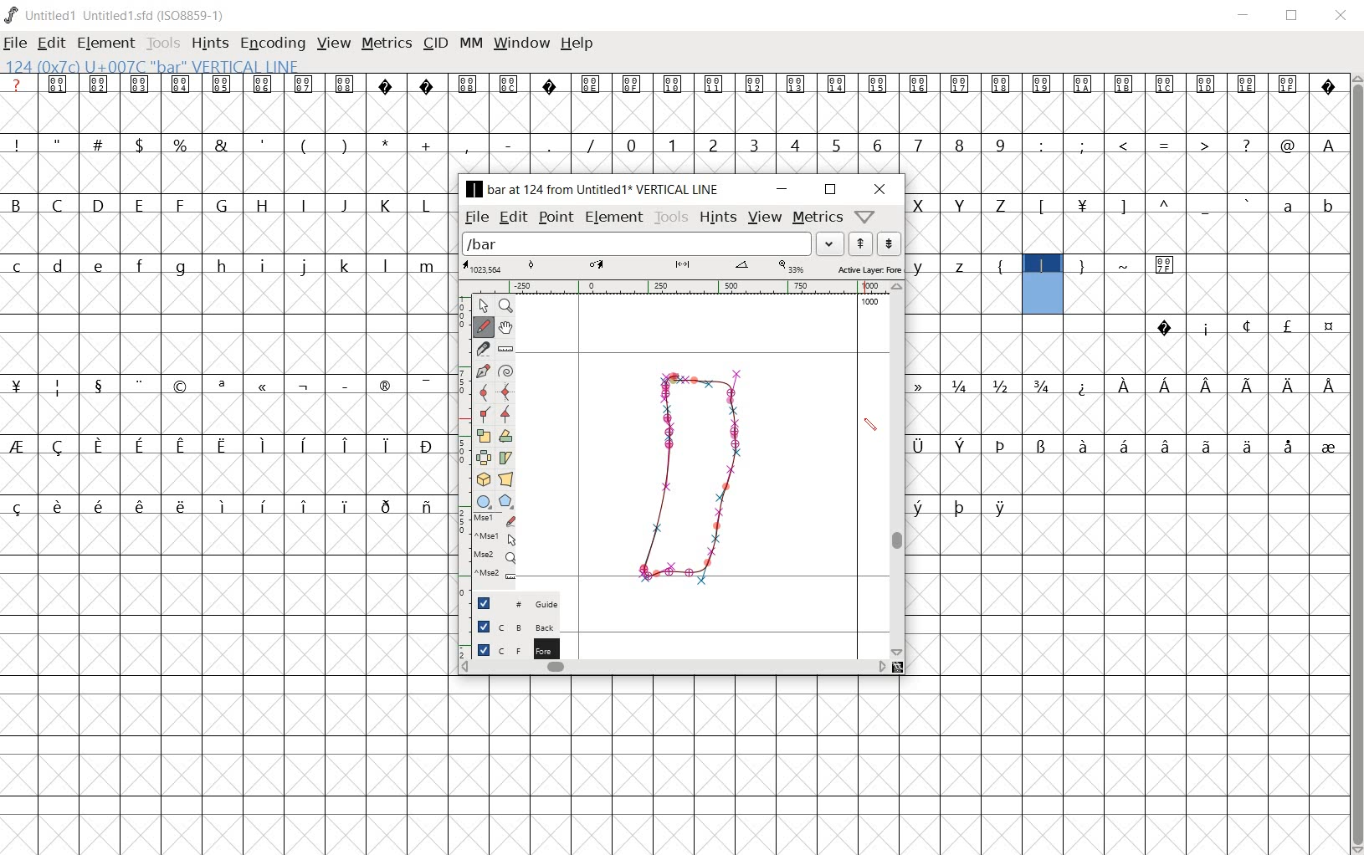 The height and width of the screenshot is (855, 1364). Describe the element at coordinates (485, 413) in the screenshot. I see `Add a corner point` at that location.